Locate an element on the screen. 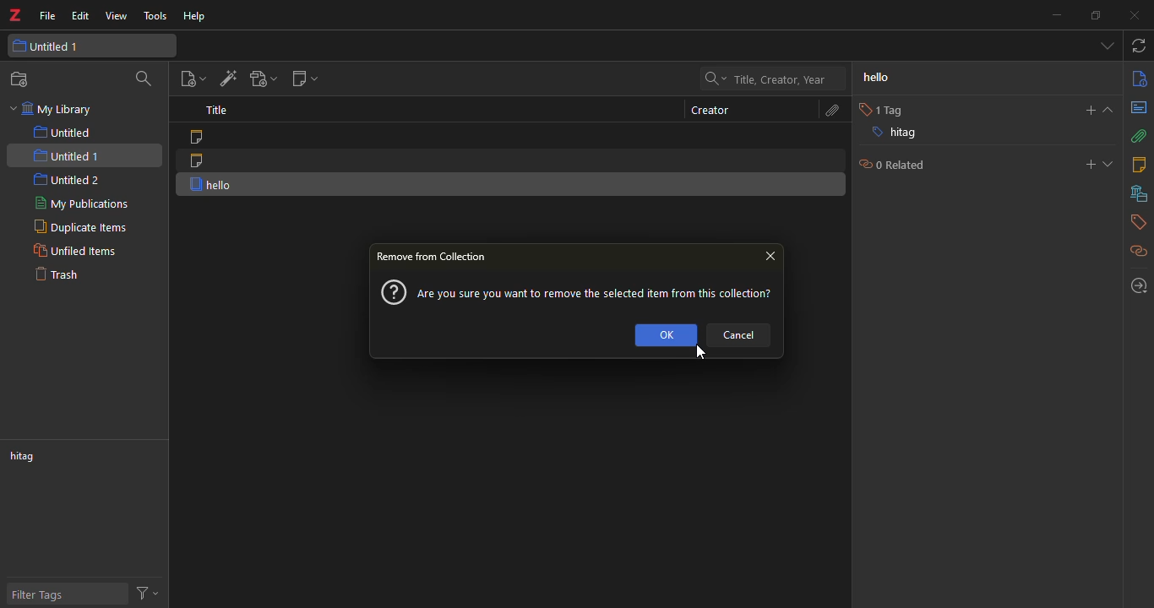  cancel is located at coordinates (743, 334).